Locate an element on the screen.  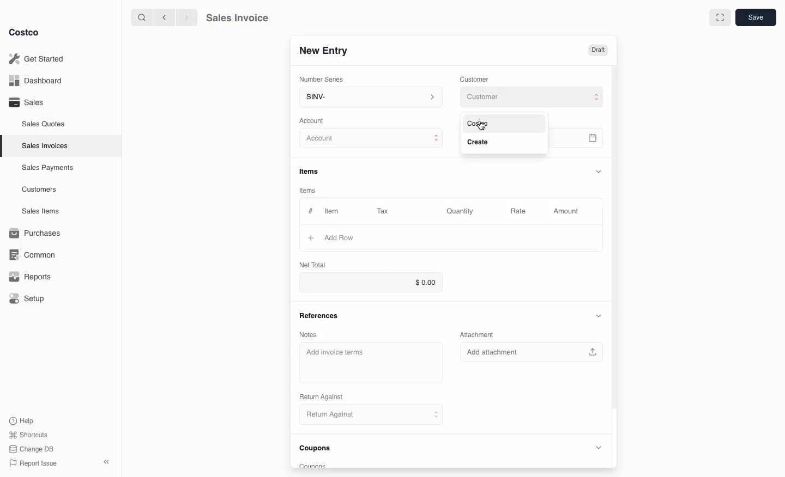
Reports is located at coordinates (28, 277).